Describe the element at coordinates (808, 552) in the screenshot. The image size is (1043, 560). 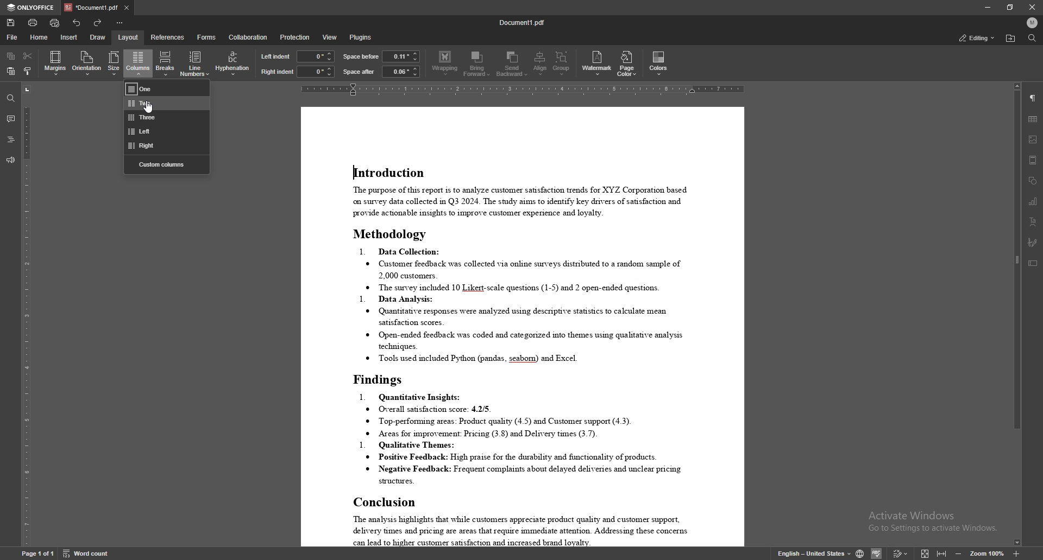
I see `change text language` at that location.